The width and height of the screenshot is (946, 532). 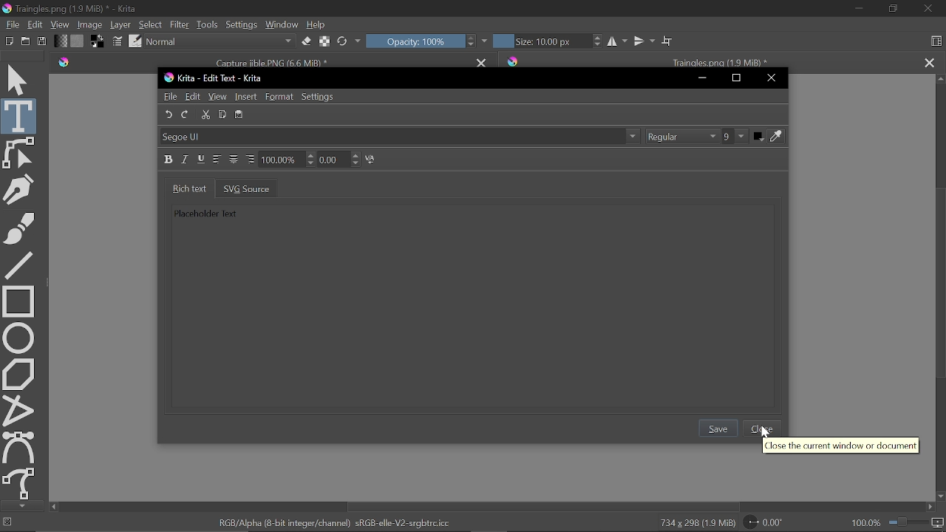 What do you see at coordinates (186, 188) in the screenshot?
I see `Rich text` at bounding box center [186, 188].